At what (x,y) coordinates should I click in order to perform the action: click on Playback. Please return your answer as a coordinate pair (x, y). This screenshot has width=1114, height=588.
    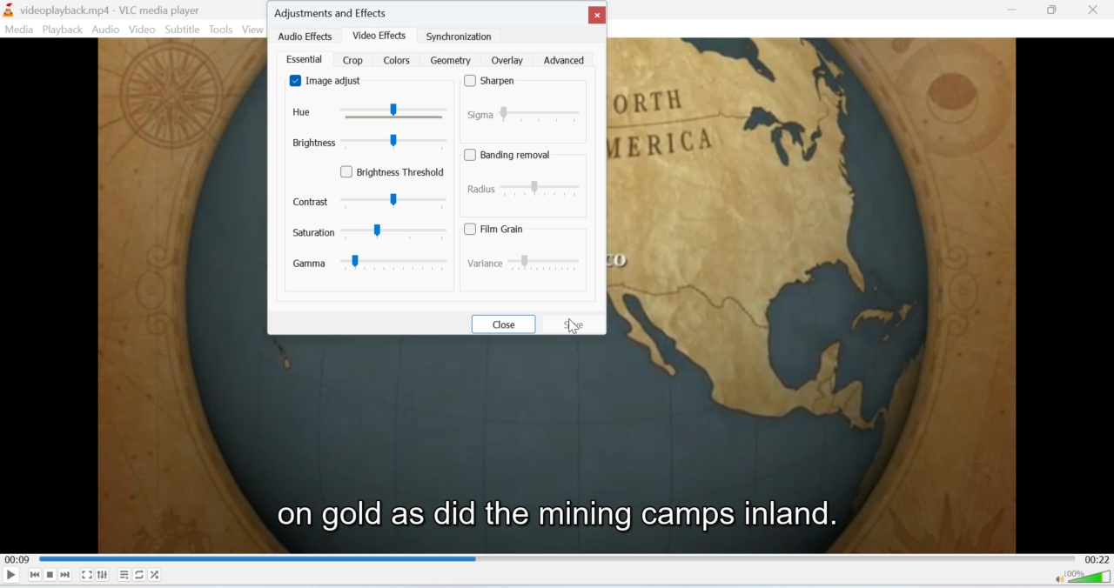
    Looking at the image, I should click on (63, 30).